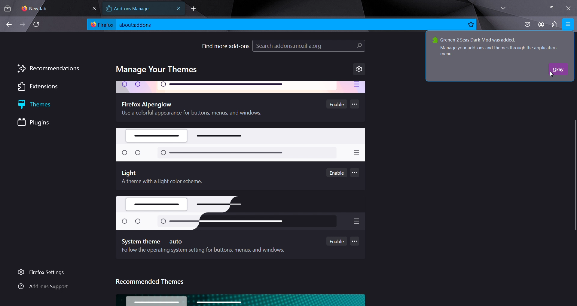  What do you see at coordinates (157, 178) in the screenshot?
I see `Light
A theme with a light color scheme.` at bounding box center [157, 178].